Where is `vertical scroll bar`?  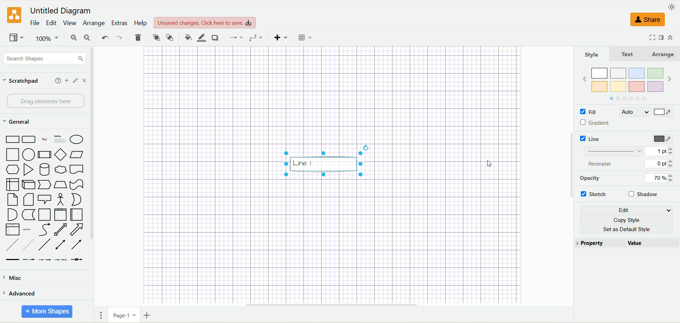 vertical scroll bar is located at coordinates (95, 176).